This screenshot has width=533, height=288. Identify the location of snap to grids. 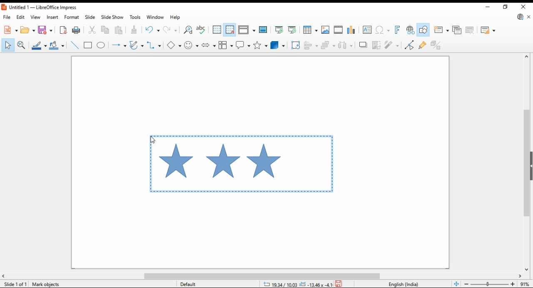
(230, 30).